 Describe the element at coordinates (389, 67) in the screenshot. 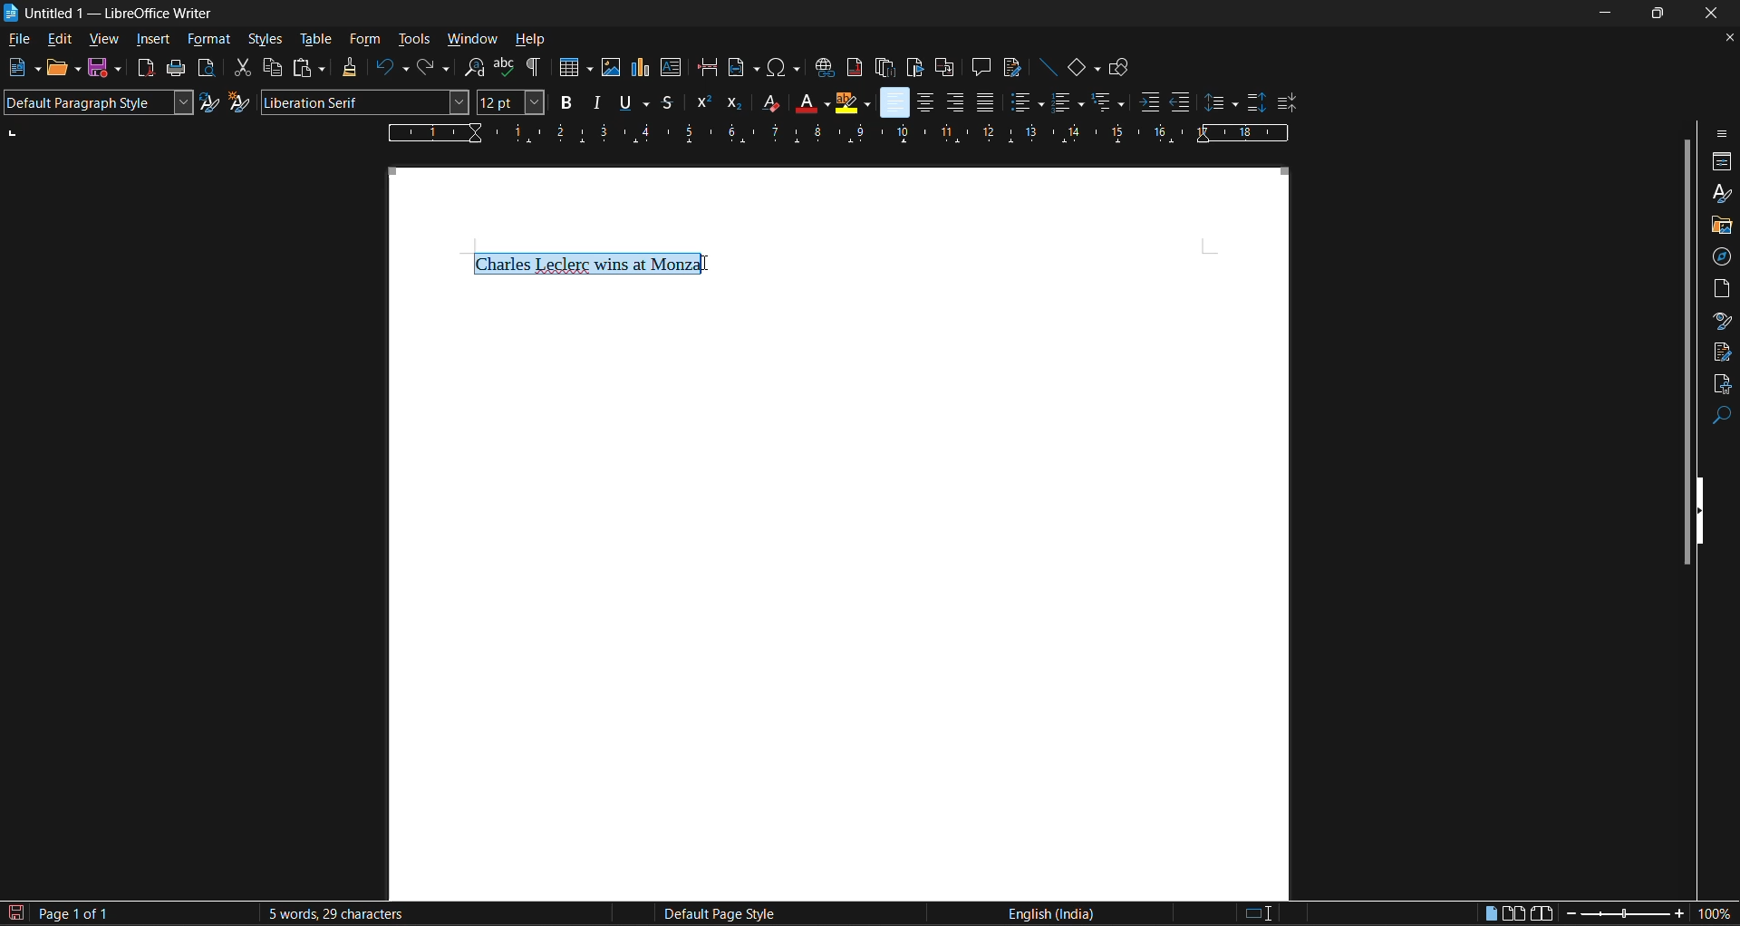

I see `undo` at that location.